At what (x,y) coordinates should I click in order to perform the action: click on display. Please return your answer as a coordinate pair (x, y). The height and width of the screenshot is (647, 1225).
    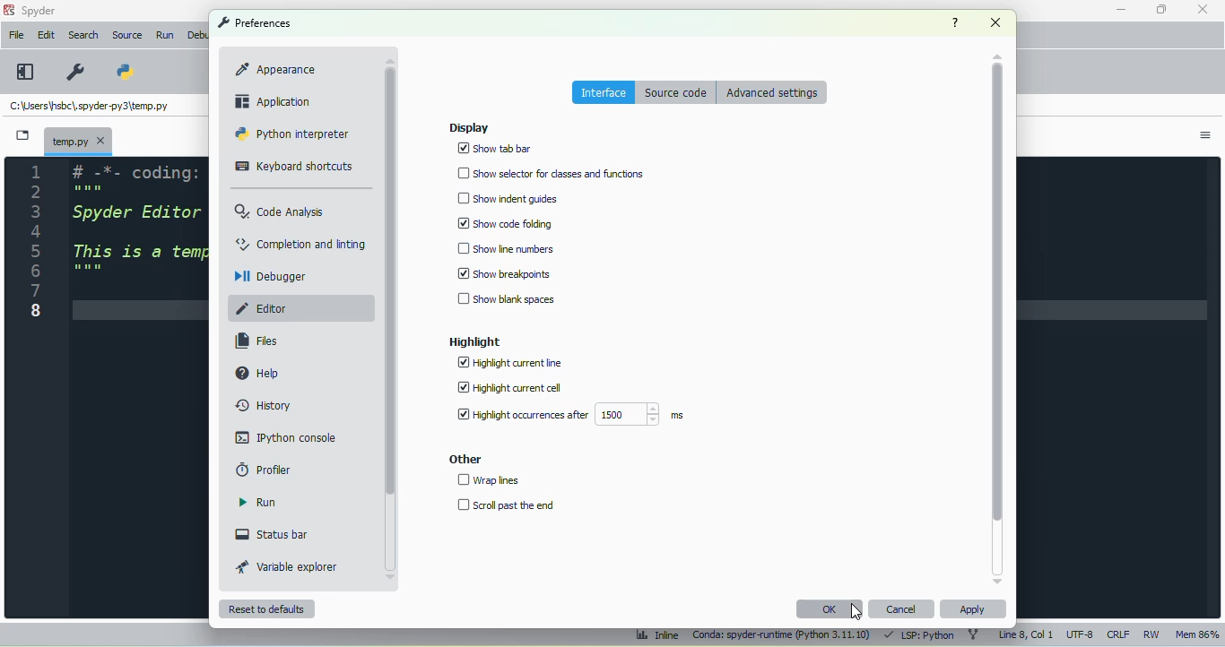
    Looking at the image, I should click on (469, 128).